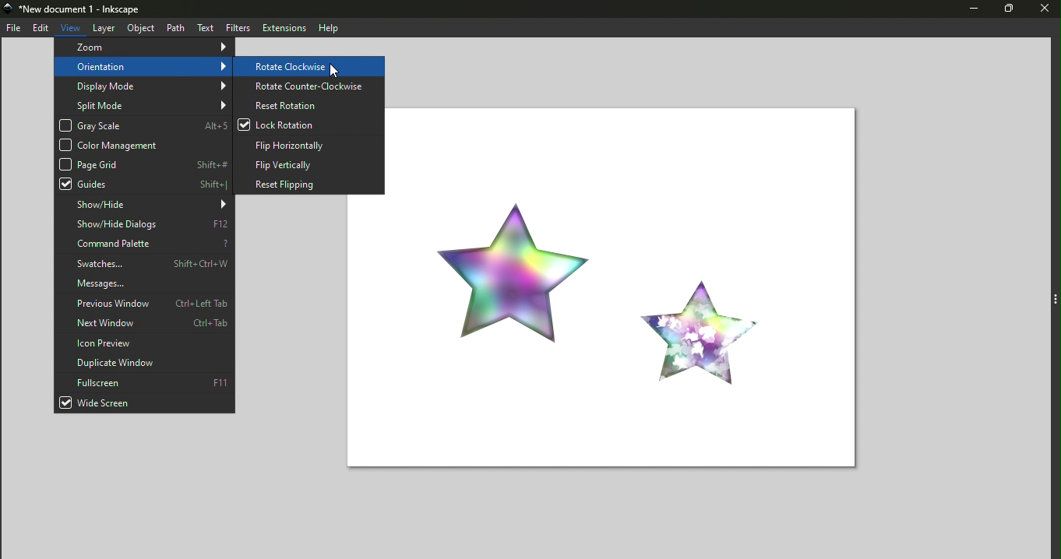 This screenshot has height=559, width=1061. Describe the element at coordinates (308, 86) in the screenshot. I see `Rotate counter-clockwise` at that location.